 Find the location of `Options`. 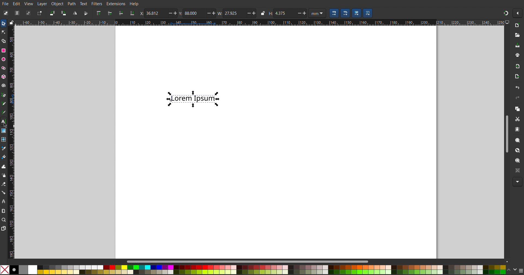

Options is located at coordinates (519, 13).